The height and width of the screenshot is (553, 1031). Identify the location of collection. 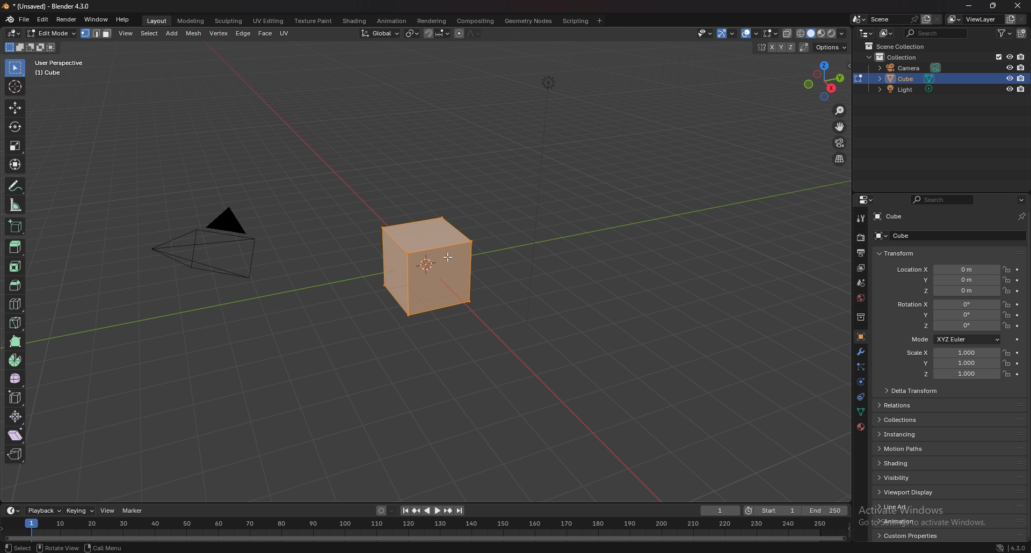
(859, 317).